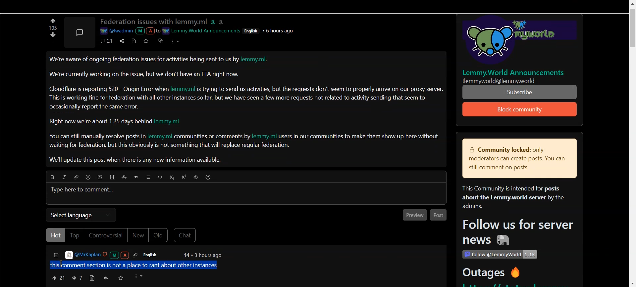  I want to click on English, so click(155, 255).